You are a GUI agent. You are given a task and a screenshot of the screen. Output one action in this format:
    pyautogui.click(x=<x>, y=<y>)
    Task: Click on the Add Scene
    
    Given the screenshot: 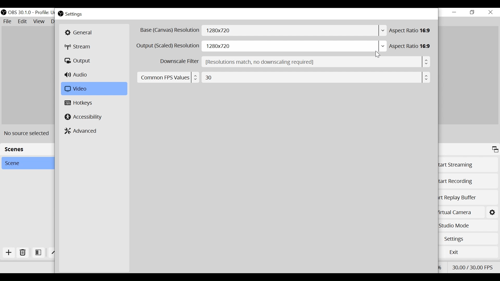 What is the action you would take?
    pyautogui.click(x=10, y=254)
    